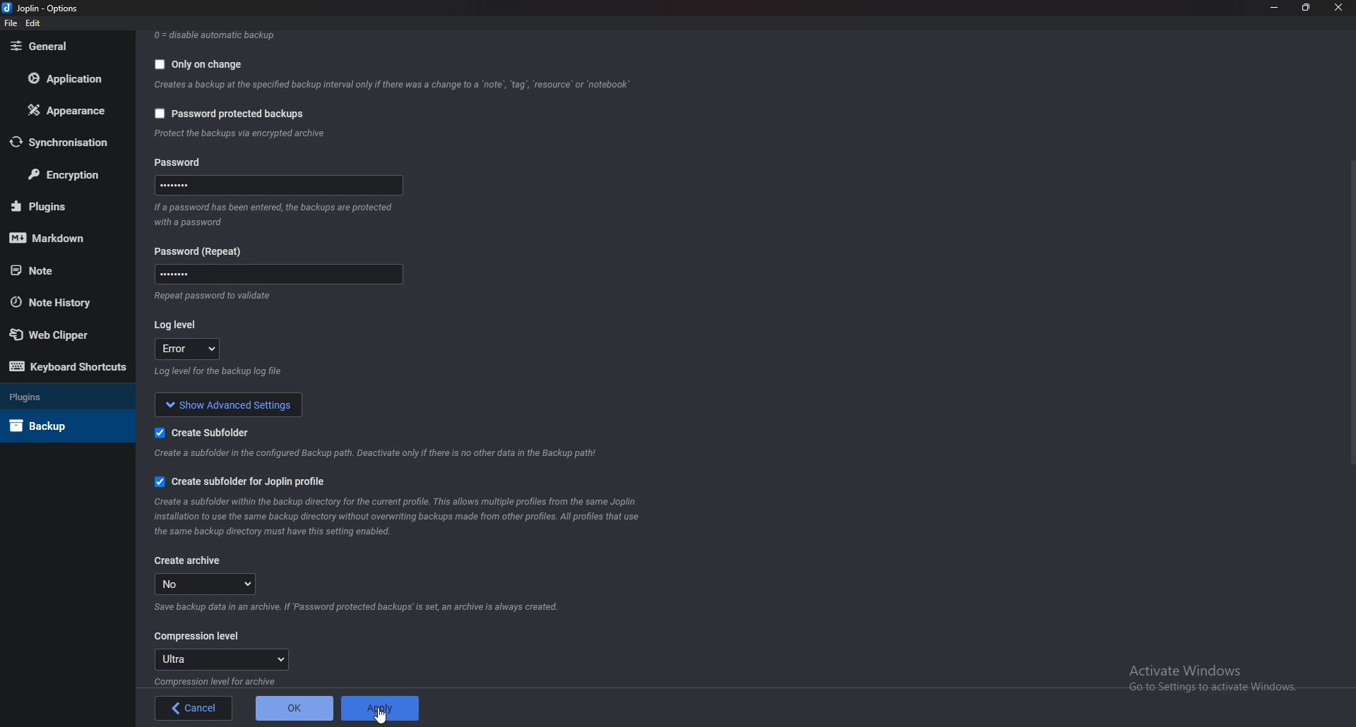 The image size is (1356, 727). What do you see at coordinates (408, 515) in the screenshot?
I see `info on subfolder for joplin profile` at bounding box center [408, 515].